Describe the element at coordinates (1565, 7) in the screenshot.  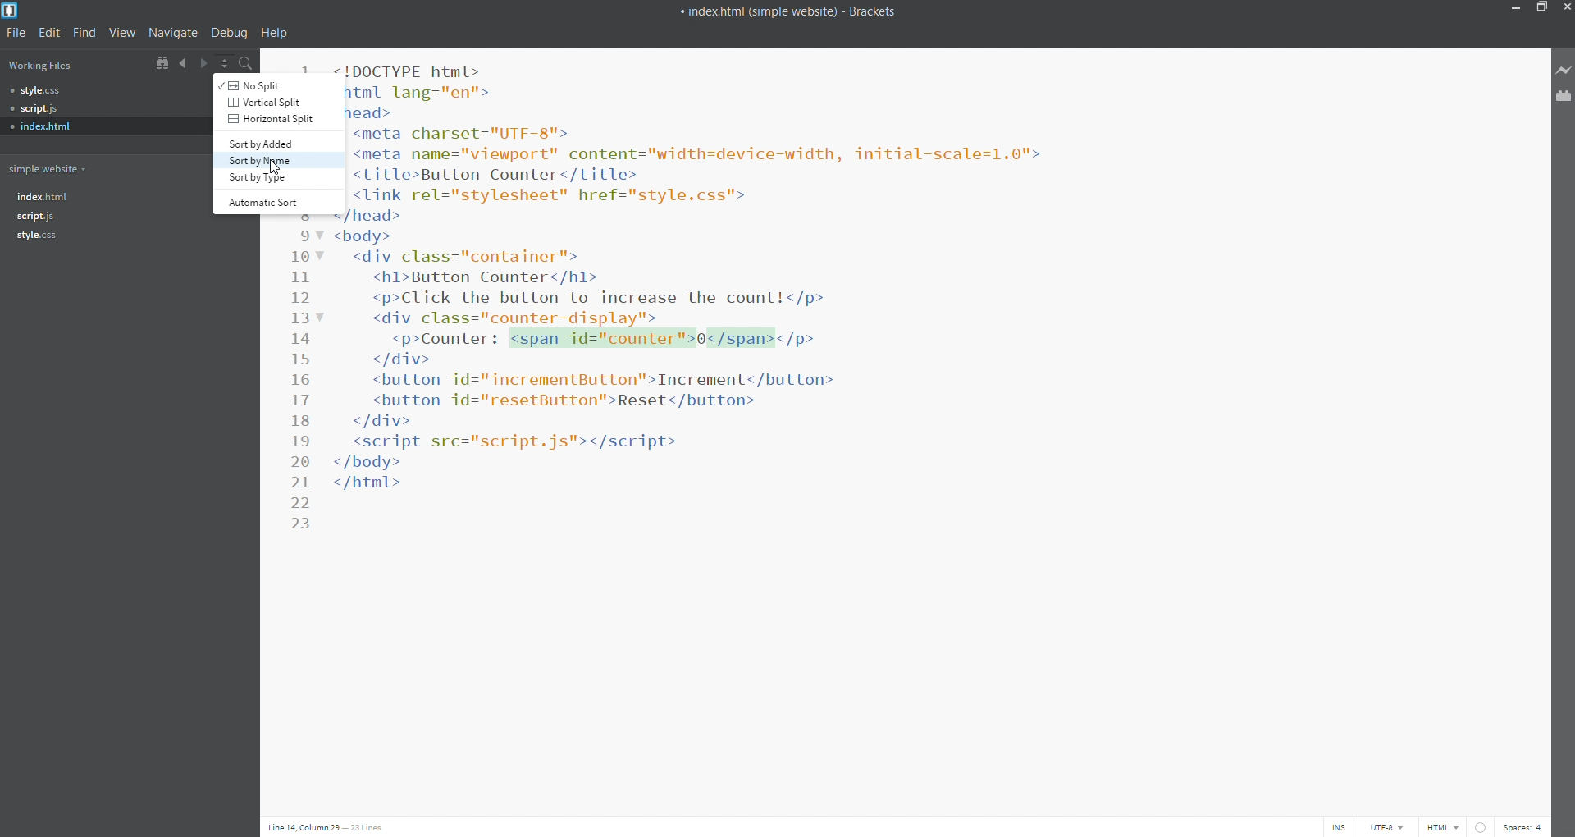
I see `close` at that location.